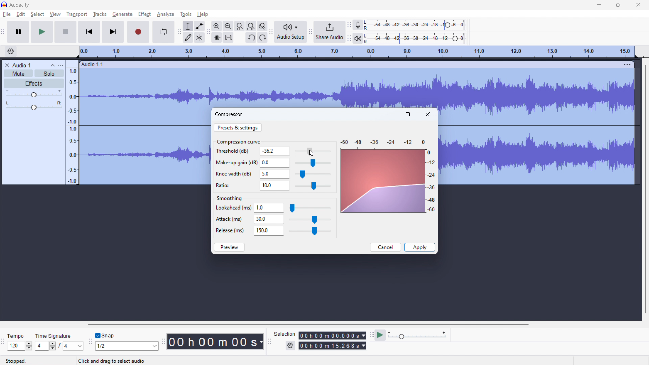 The height and width of the screenshot is (365, 649). Describe the element at coordinates (21, 65) in the screenshot. I see `project title` at that location.